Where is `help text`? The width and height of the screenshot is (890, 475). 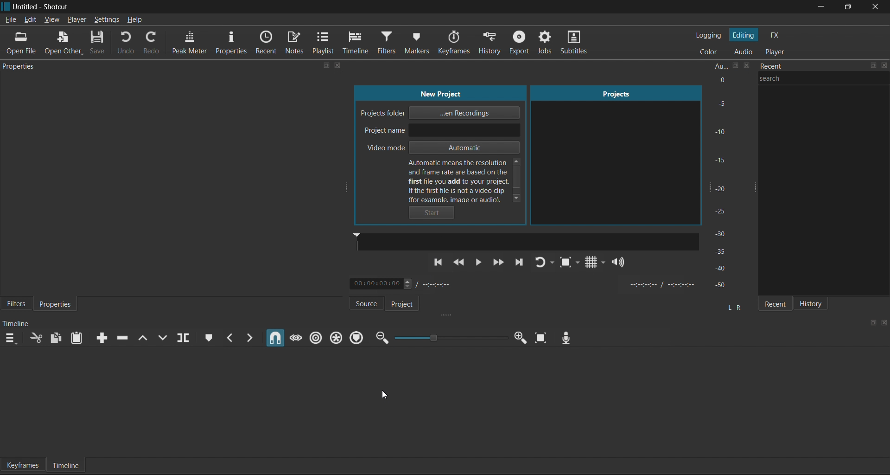
help text is located at coordinates (467, 180).